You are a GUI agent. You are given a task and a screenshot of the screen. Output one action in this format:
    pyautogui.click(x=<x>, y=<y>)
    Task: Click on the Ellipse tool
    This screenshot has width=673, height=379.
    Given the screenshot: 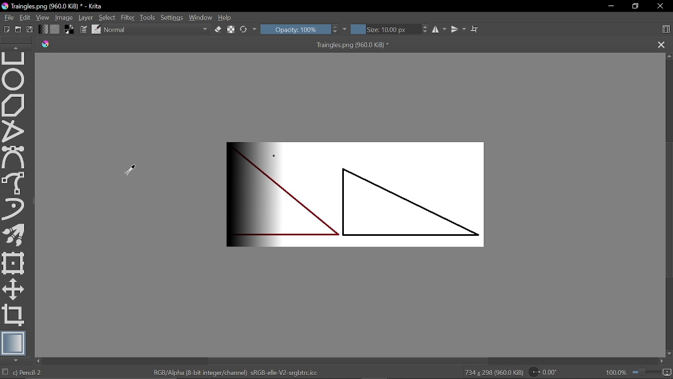 What is the action you would take?
    pyautogui.click(x=14, y=79)
    